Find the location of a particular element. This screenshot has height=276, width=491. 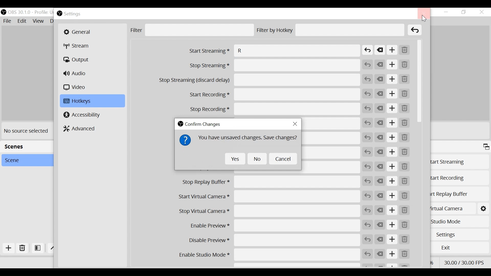

Revert is located at coordinates (368, 239).